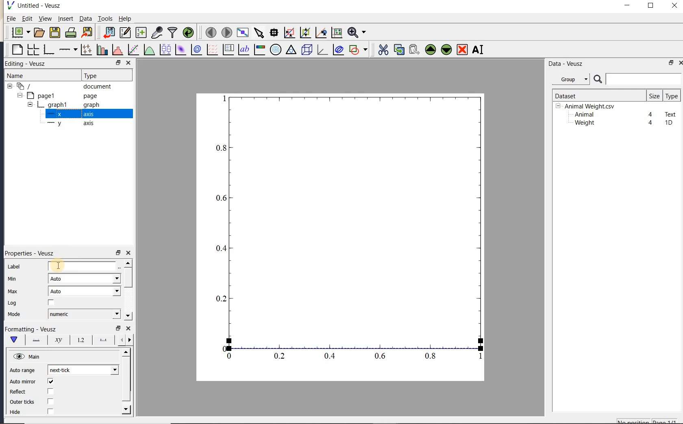 The image size is (683, 424). I want to click on restore, so click(117, 253).